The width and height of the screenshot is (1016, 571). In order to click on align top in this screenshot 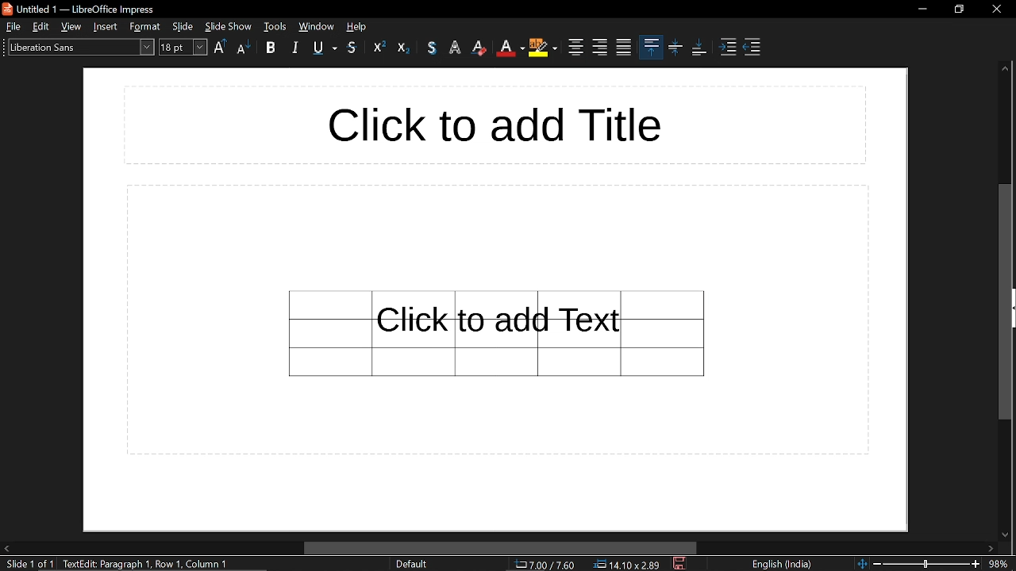, I will do `click(651, 46)`.